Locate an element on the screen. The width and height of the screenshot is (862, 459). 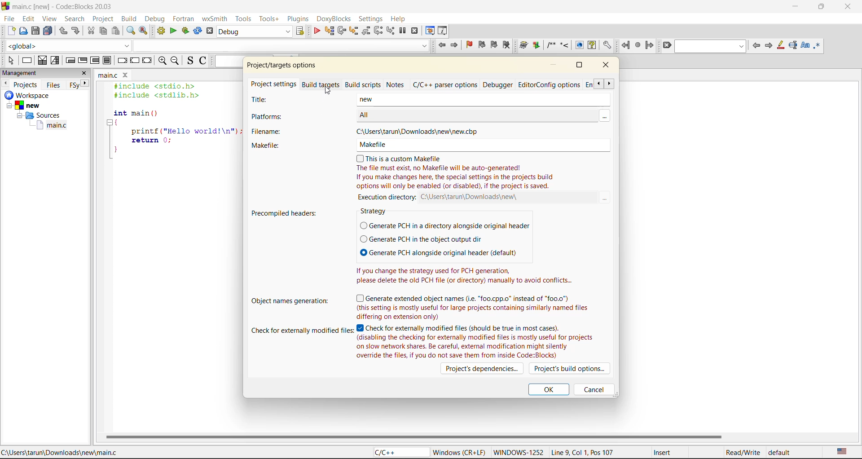
precompiled headers is located at coordinates (286, 213).